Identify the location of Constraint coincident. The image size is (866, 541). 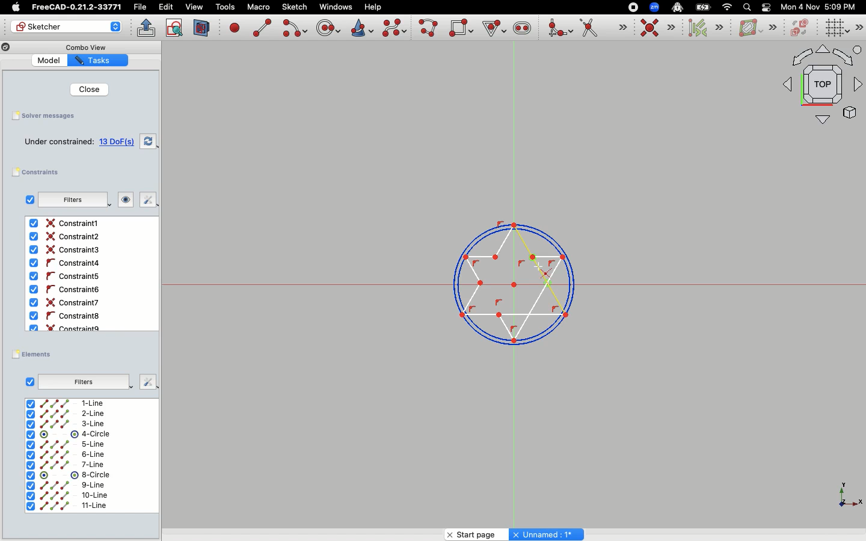
(658, 28).